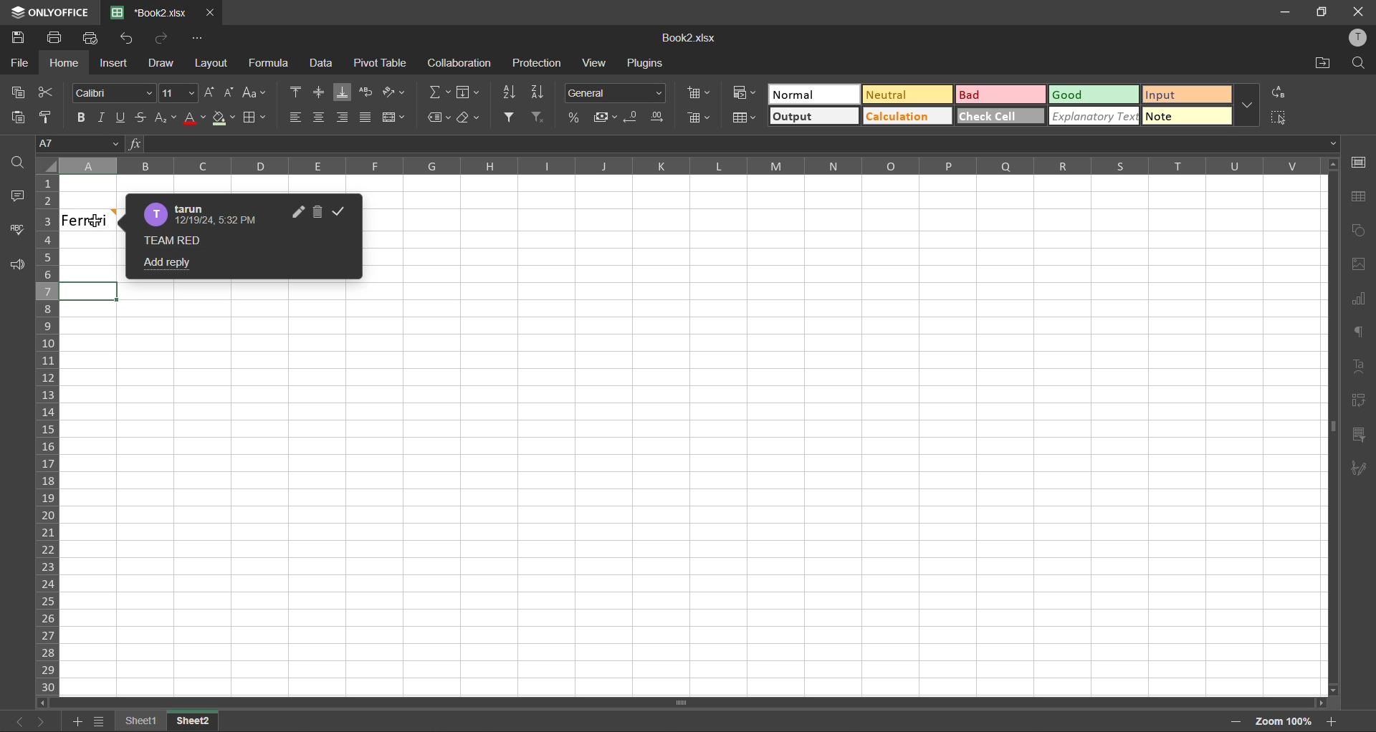 The width and height of the screenshot is (1376, 732). Describe the element at coordinates (211, 95) in the screenshot. I see `increment size` at that location.